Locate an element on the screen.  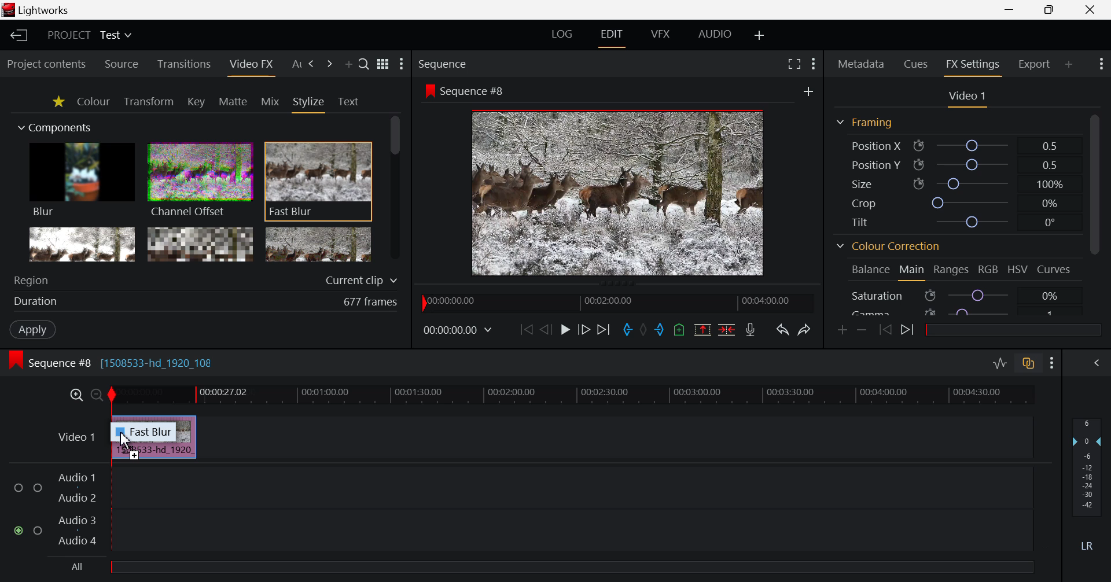
Mosaic is located at coordinates (200, 245).